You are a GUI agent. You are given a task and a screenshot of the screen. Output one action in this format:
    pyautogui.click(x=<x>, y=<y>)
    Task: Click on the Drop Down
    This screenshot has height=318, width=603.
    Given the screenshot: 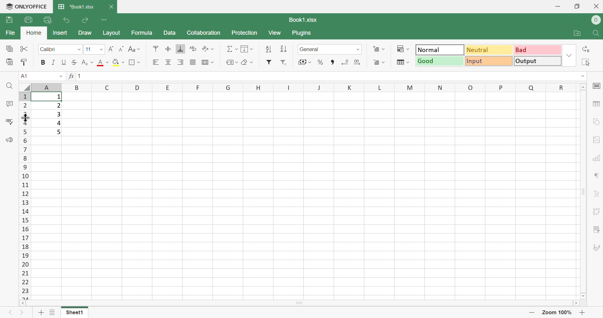 What is the action you would take?
    pyautogui.click(x=237, y=62)
    